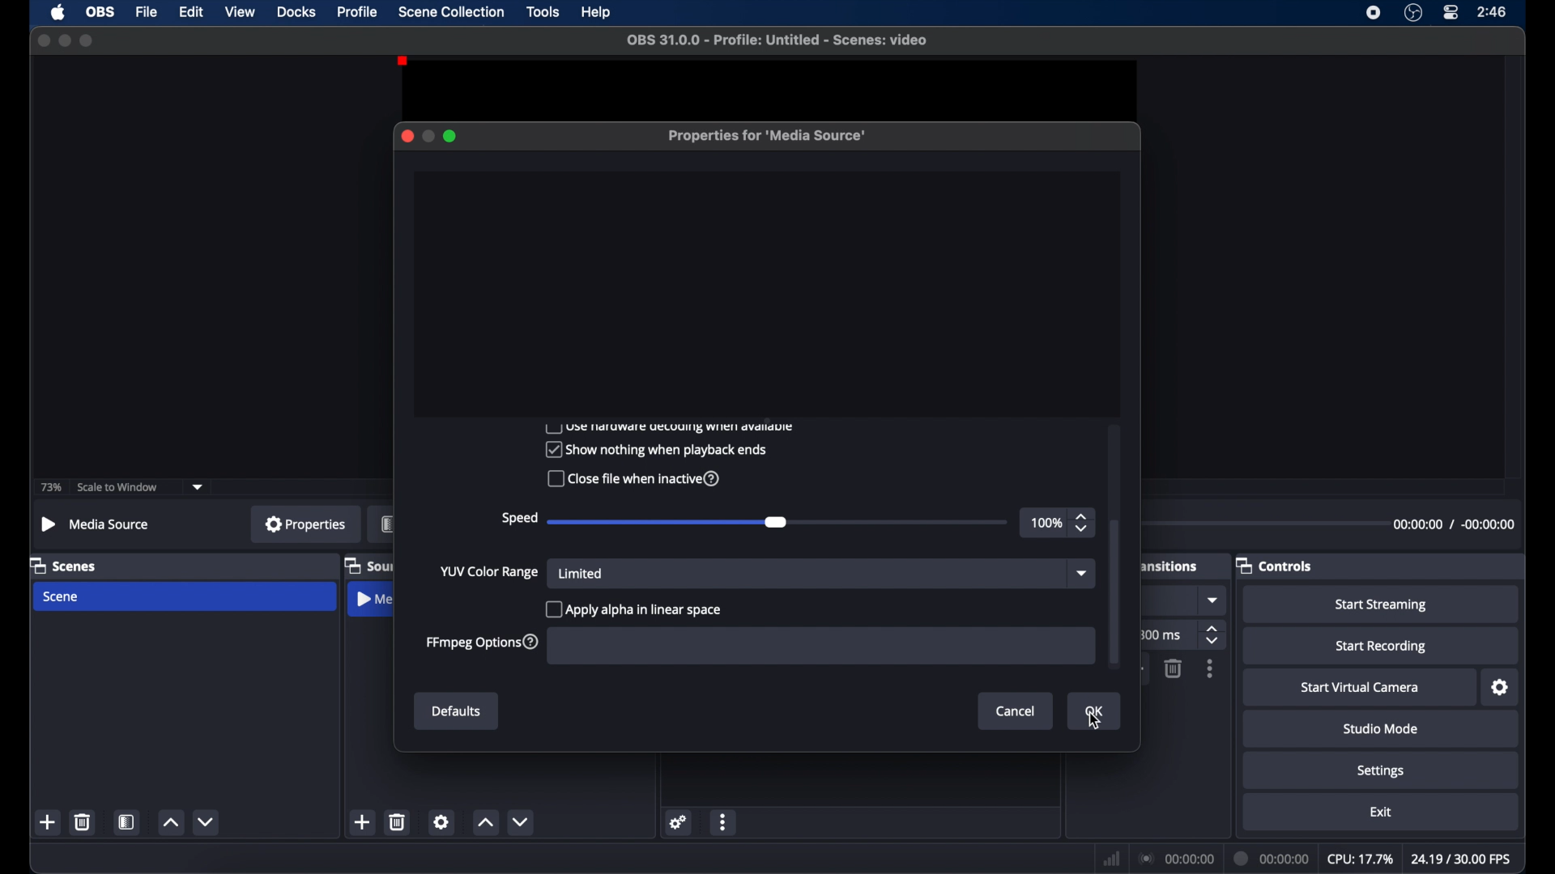  What do you see at coordinates (451, 12) in the screenshot?
I see `scene collection` at bounding box center [451, 12].